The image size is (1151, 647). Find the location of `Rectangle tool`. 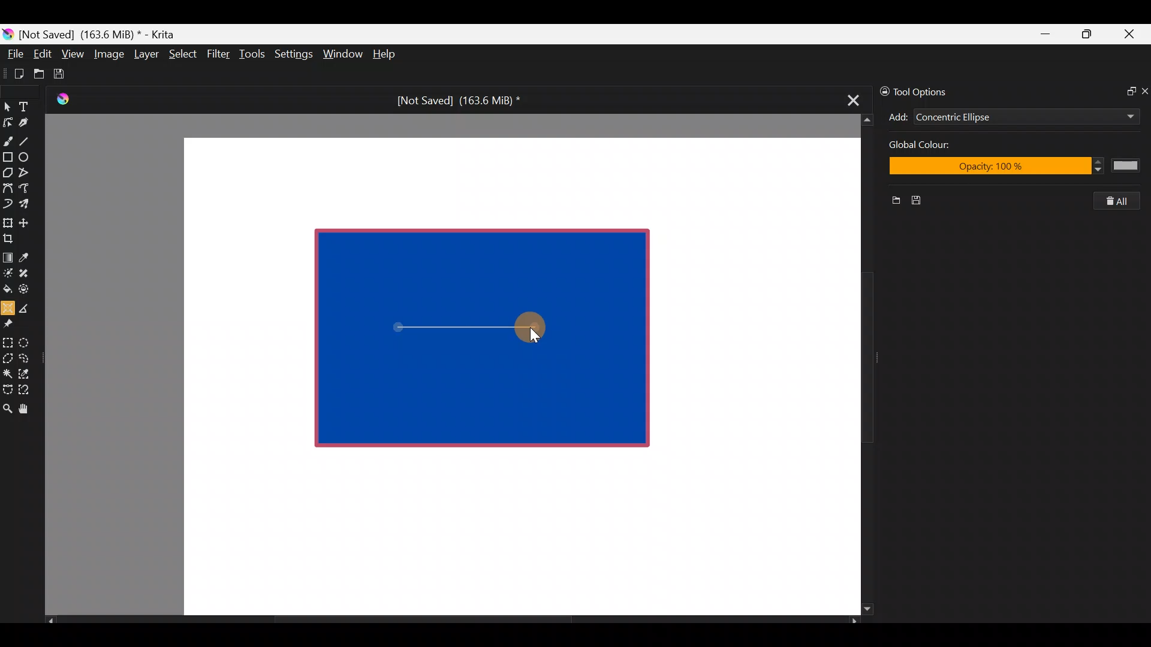

Rectangle tool is located at coordinates (8, 158).